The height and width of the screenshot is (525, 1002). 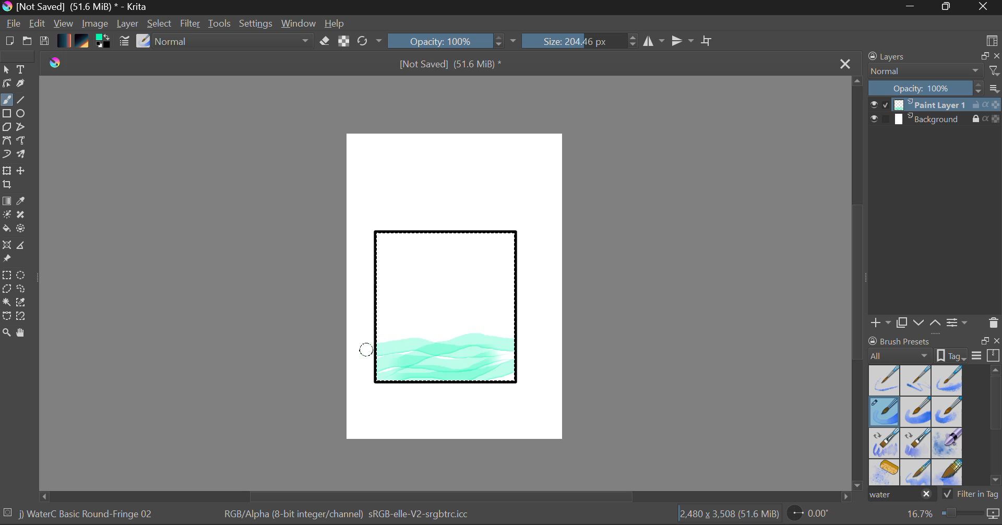 I want to click on Dynamic Brush, so click(x=6, y=154).